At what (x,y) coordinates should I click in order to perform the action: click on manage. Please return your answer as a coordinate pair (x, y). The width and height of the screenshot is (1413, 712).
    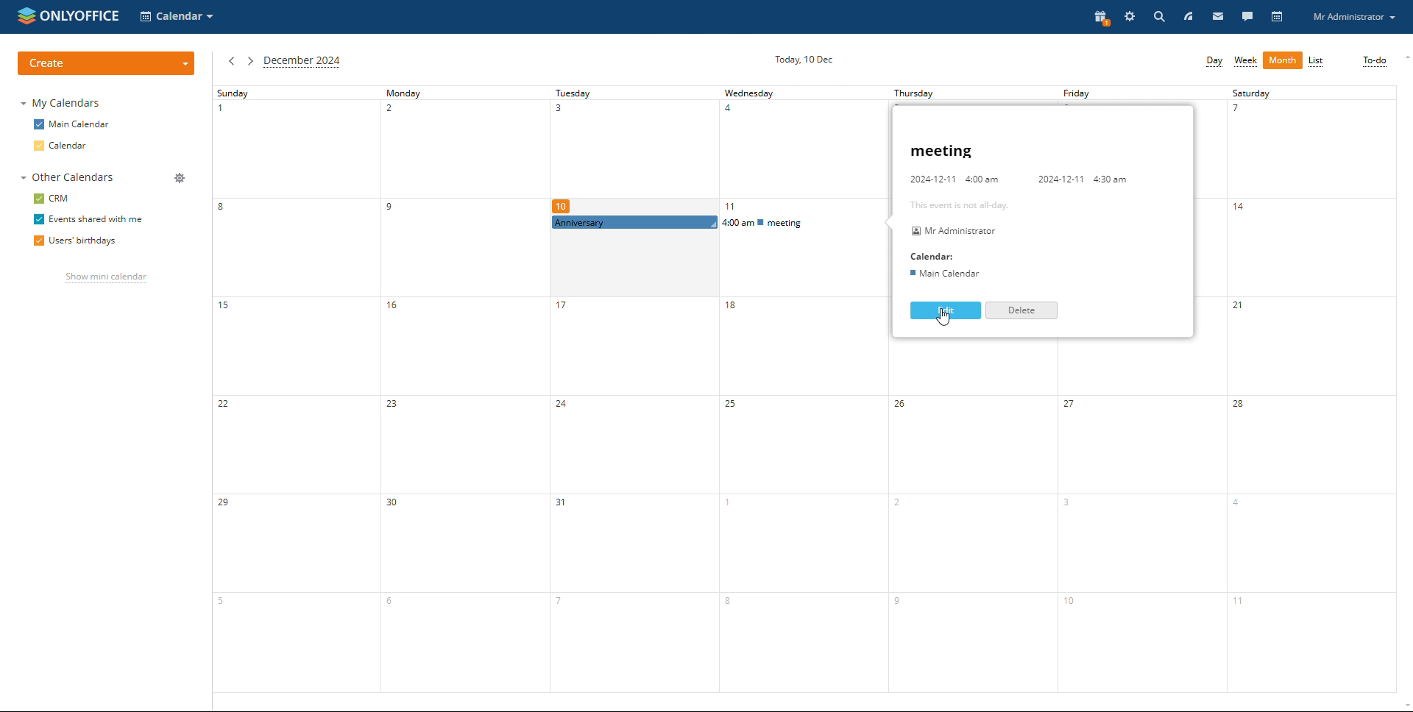
    Looking at the image, I should click on (178, 177).